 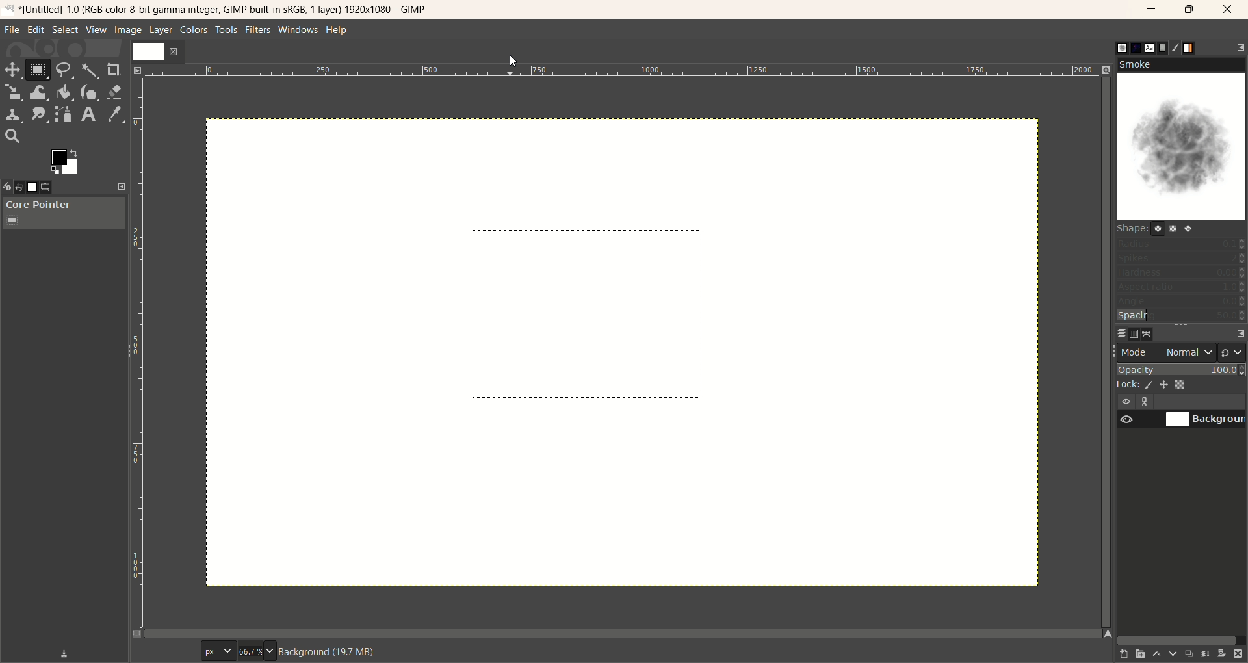 What do you see at coordinates (335, 31) in the screenshot?
I see `help` at bounding box center [335, 31].